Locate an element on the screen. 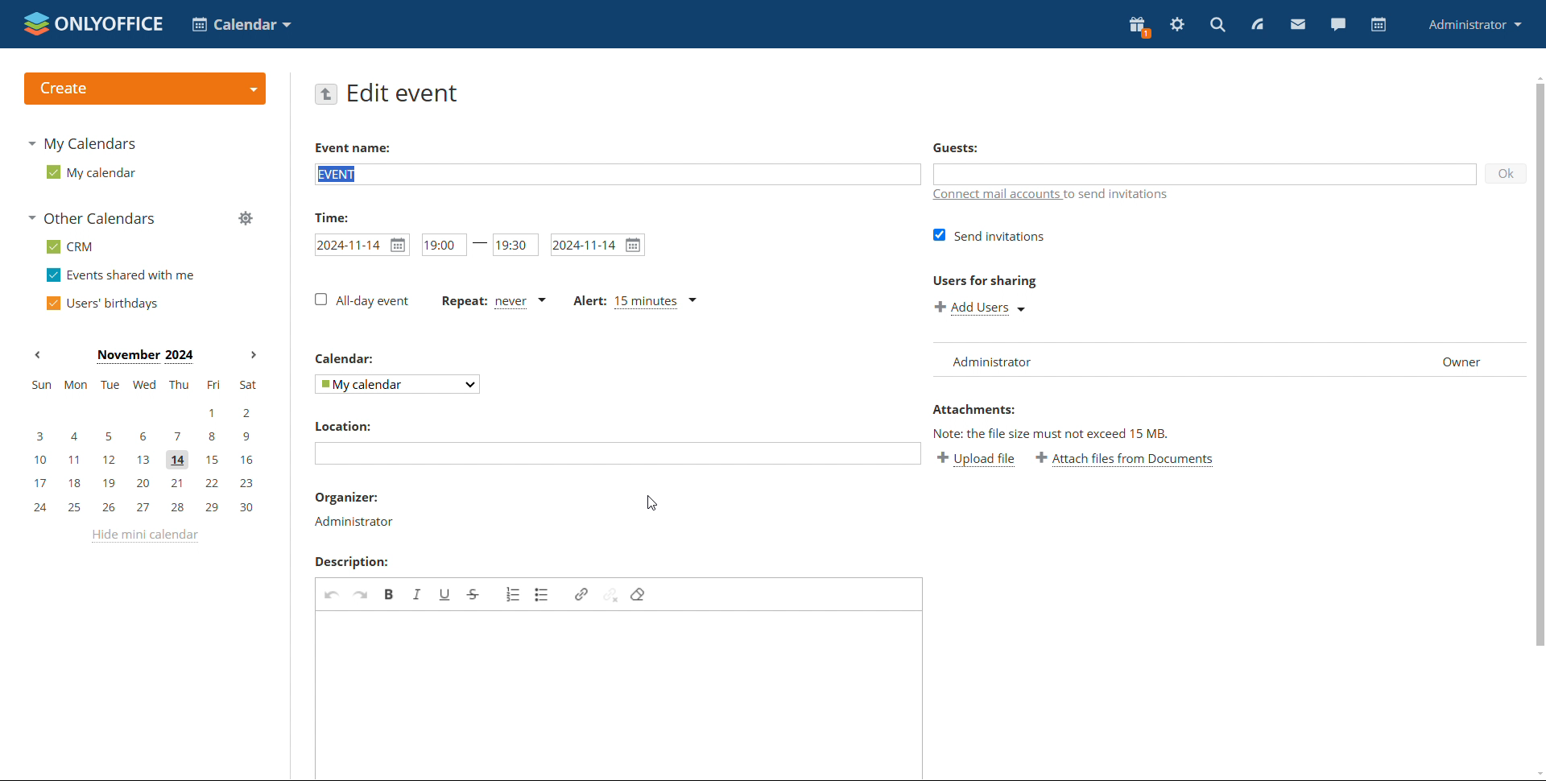 This screenshot has width=1546, height=781. italics is located at coordinates (417, 593).